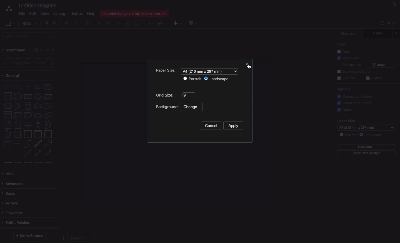 The image size is (400, 243). Describe the element at coordinates (354, 72) in the screenshot. I see `Background color` at that location.